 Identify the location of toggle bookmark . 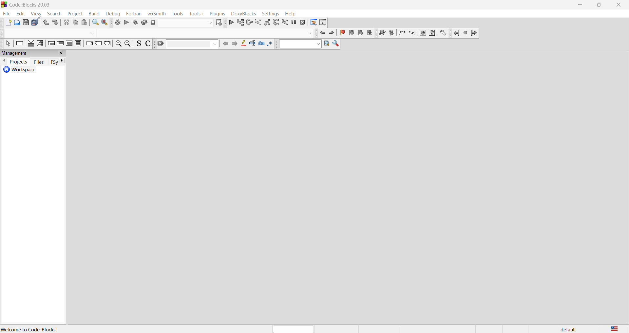
(342, 32).